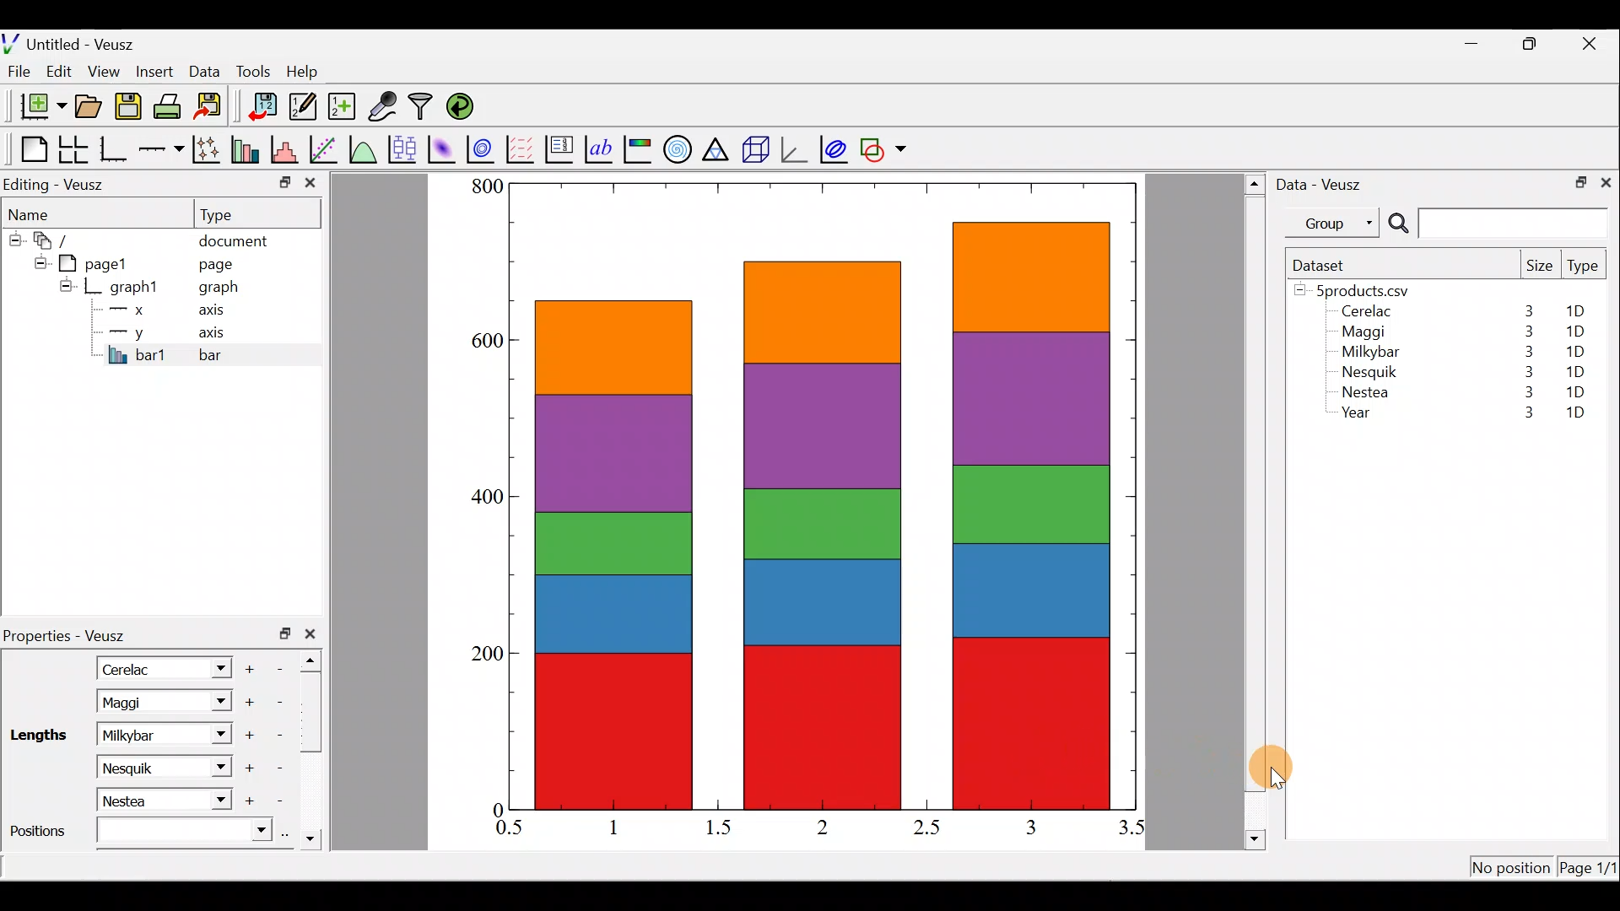 Image resolution: width=1620 pixels, height=911 pixels. What do you see at coordinates (247, 703) in the screenshot?
I see `Add another item` at bounding box center [247, 703].